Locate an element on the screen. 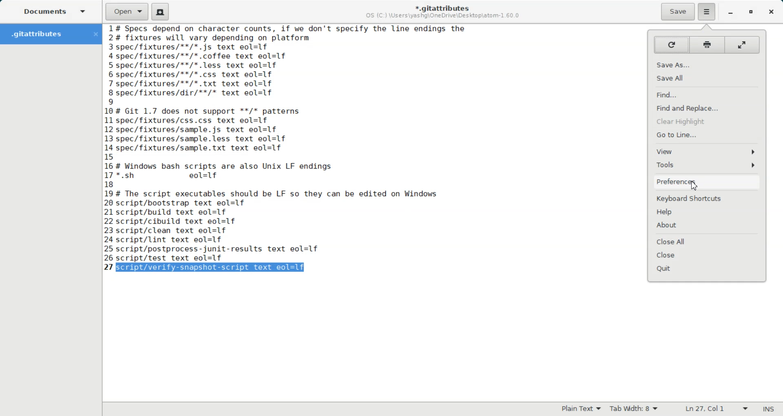 Image resolution: width=783 pixels, height=416 pixels. Close is located at coordinates (771, 13).